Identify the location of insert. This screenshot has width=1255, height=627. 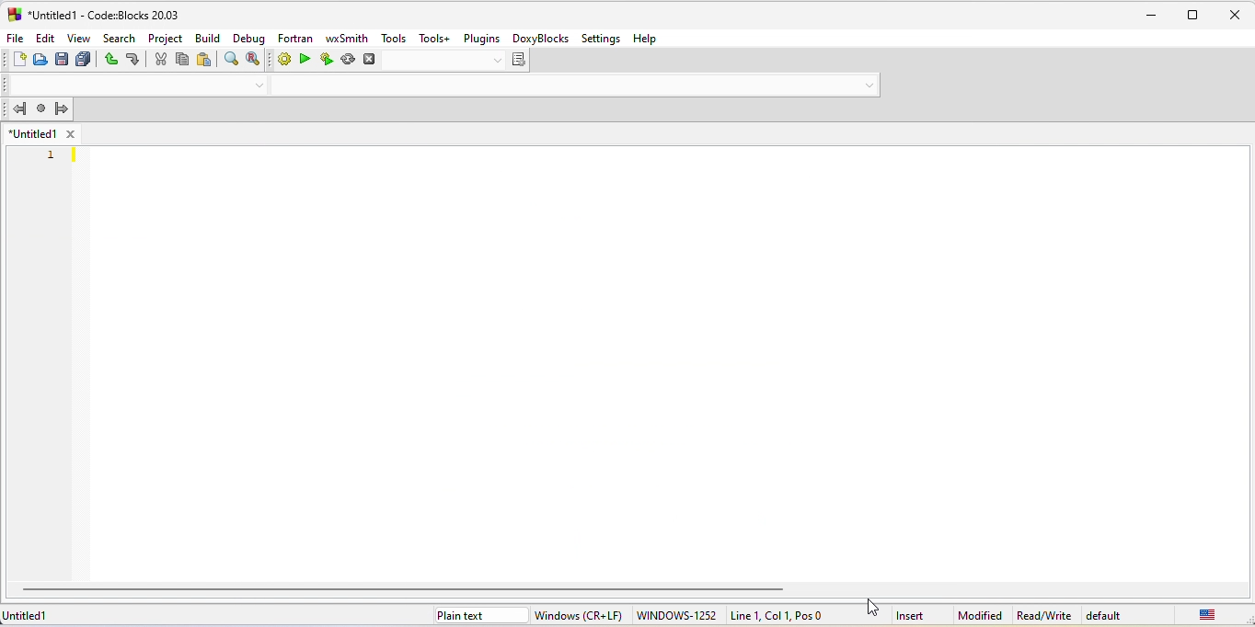
(910, 616).